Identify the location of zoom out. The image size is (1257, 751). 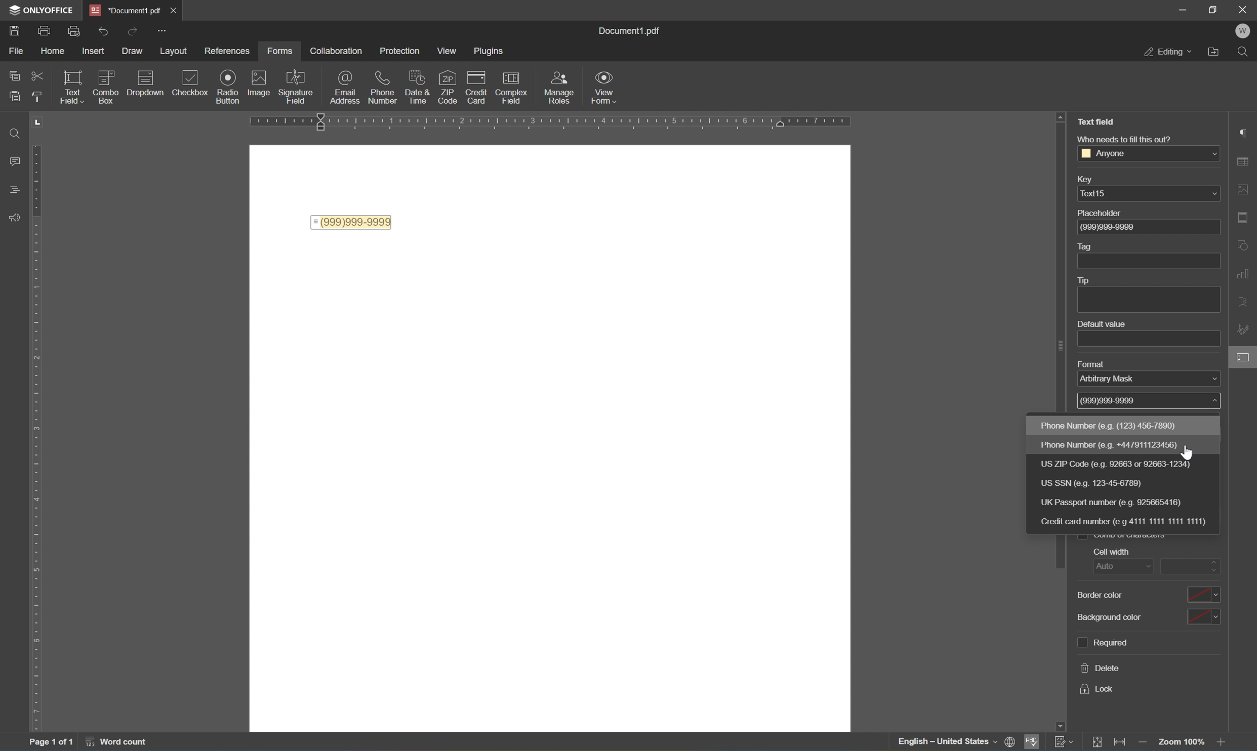
(1145, 744).